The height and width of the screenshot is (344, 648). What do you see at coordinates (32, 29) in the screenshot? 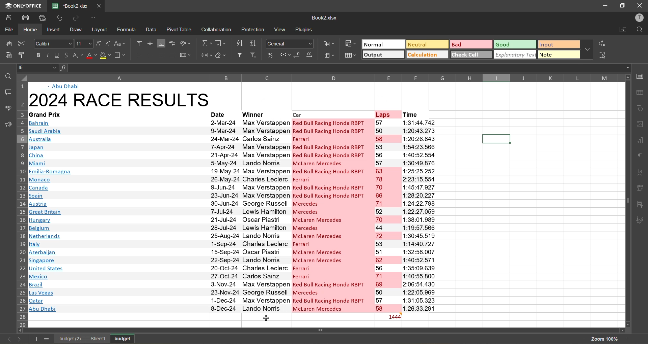
I see `home` at bounding box center [32, 29].